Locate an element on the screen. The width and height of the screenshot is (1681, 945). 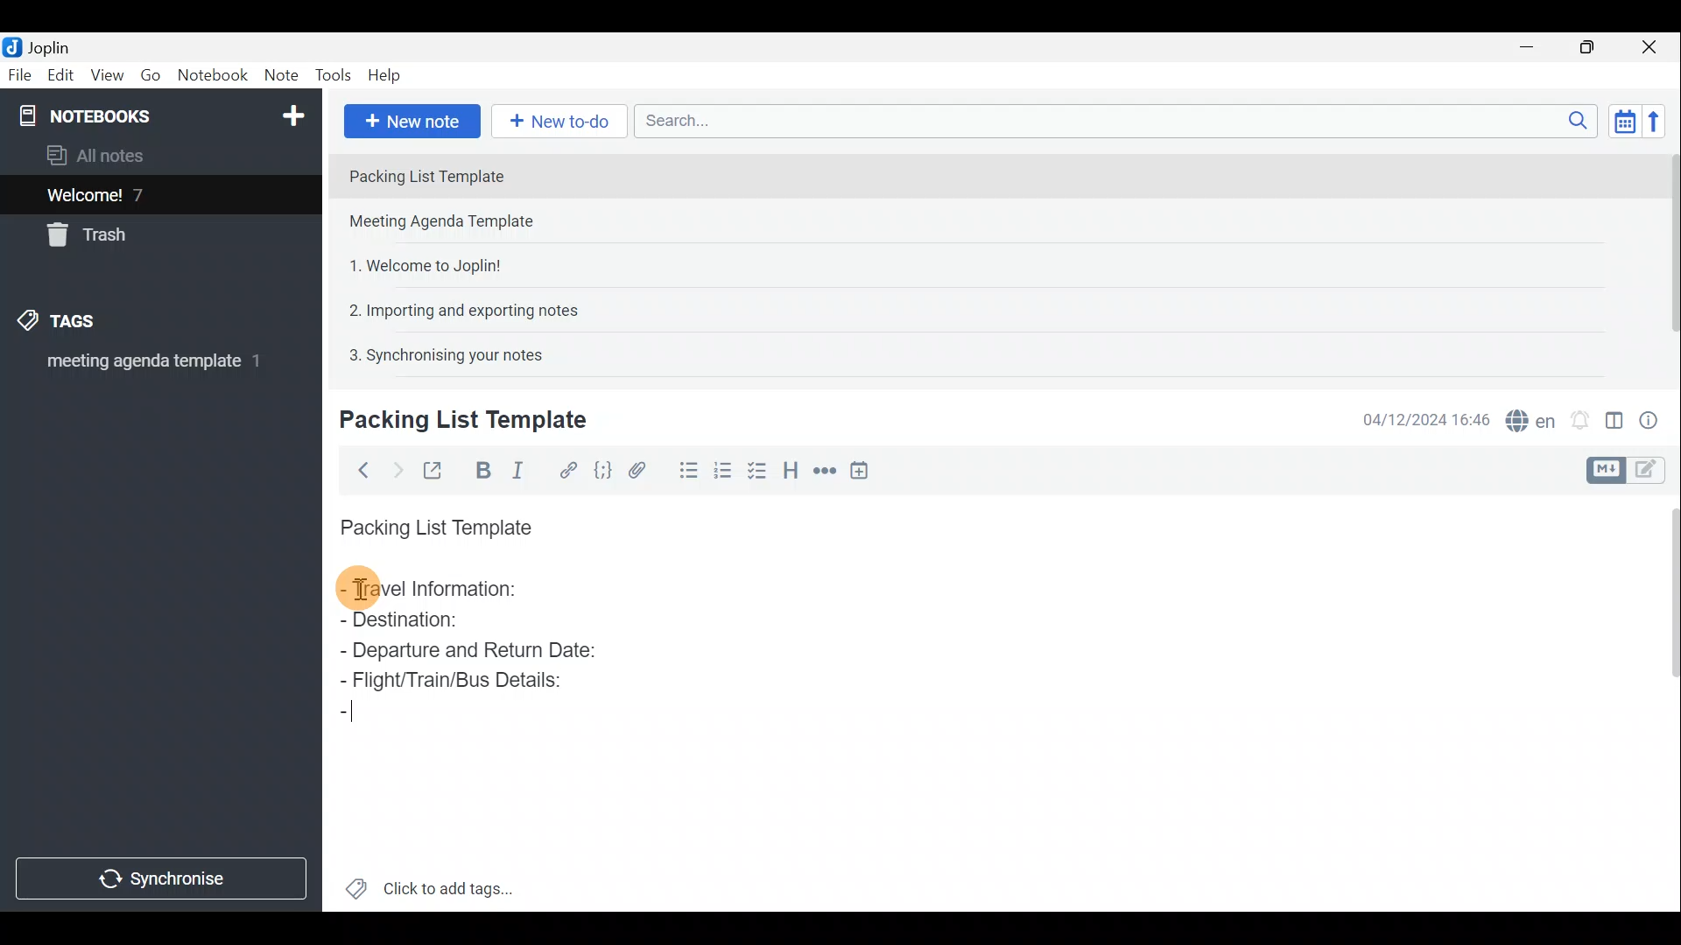
View is located at coordinates (109, 75).